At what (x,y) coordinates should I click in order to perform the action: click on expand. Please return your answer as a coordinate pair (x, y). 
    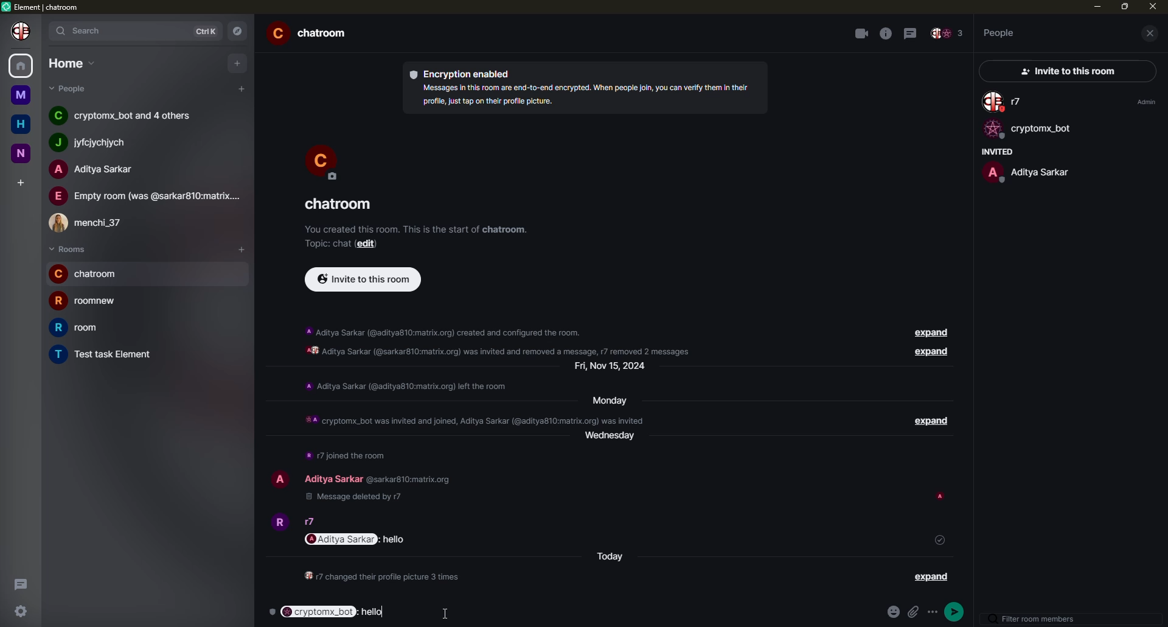
    Looking at the image, I should click on (926, 422).